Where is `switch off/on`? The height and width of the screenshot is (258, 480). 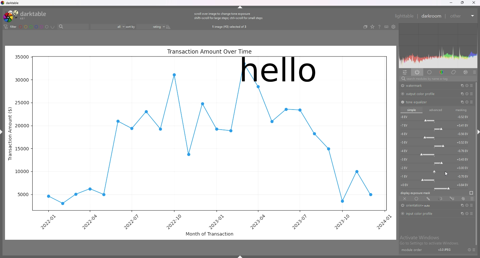 switch off/on is located at coordinates (402, 102).